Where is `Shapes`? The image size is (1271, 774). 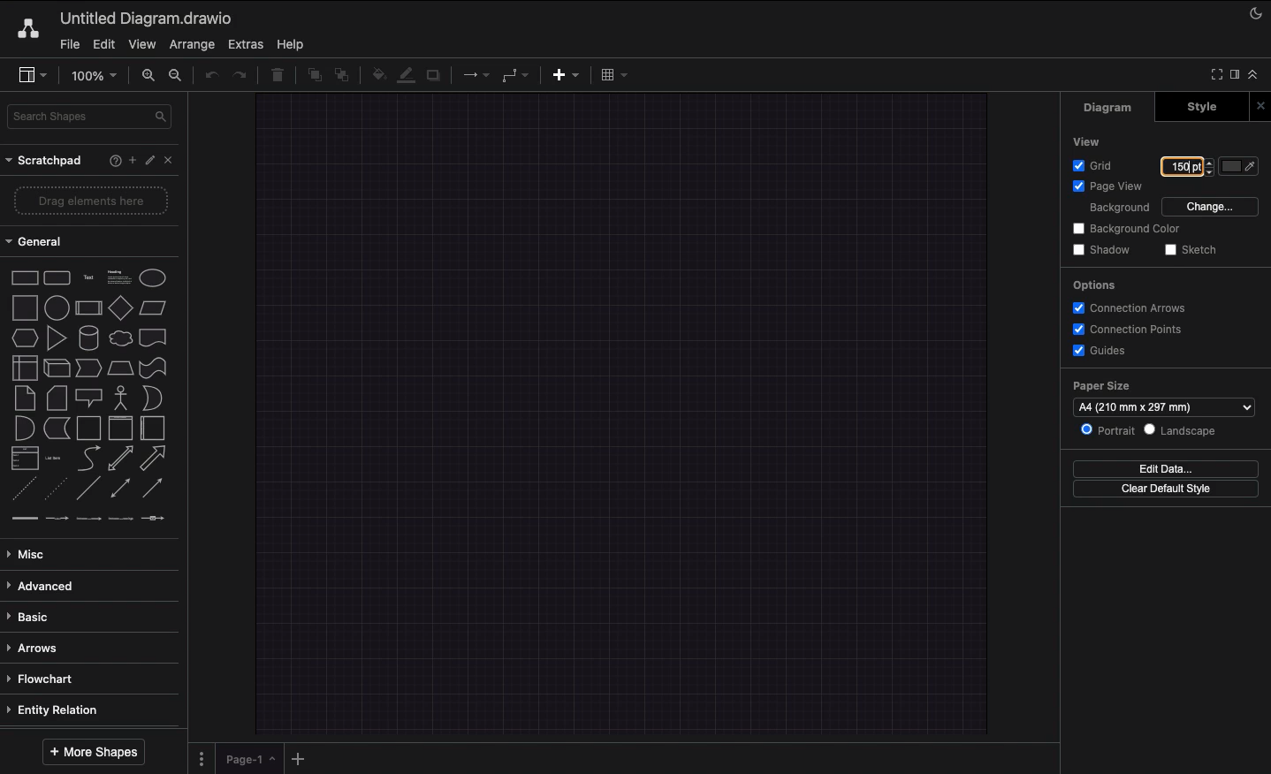
Shapes is located at coordinates (91, 394).